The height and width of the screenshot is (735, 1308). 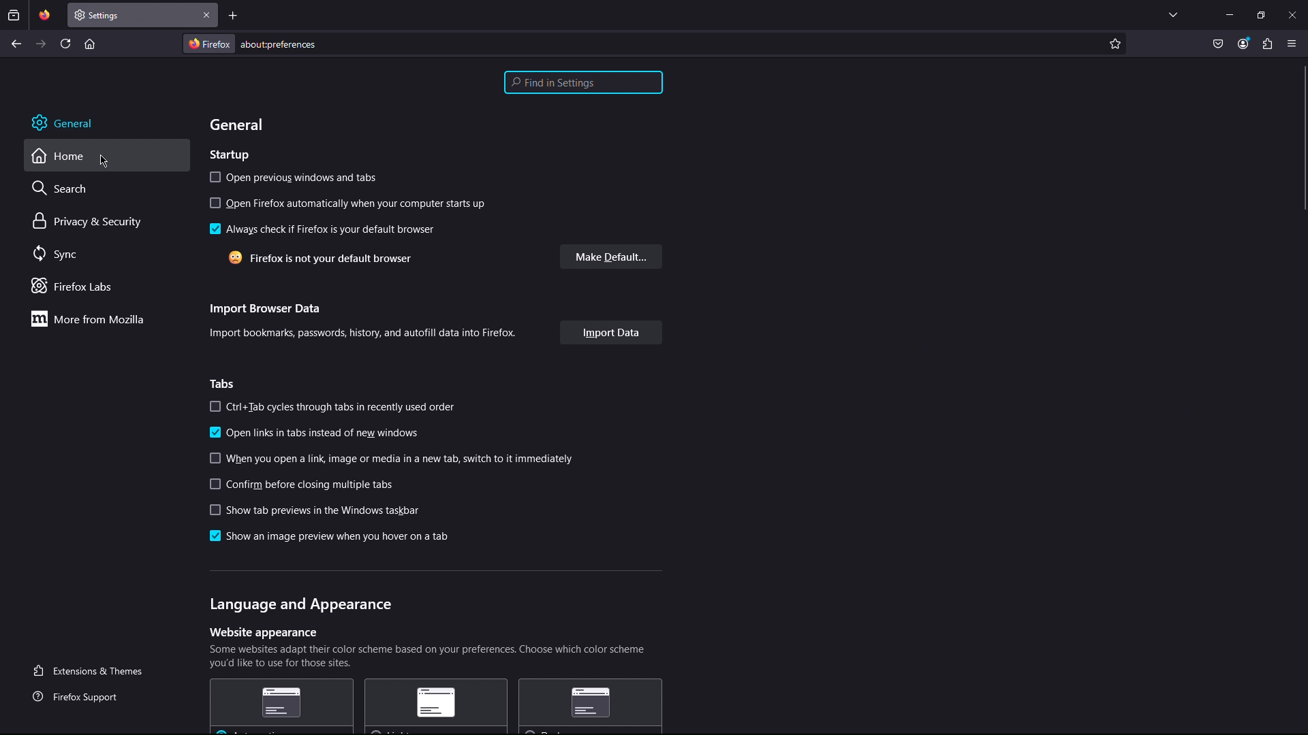 I want to click on Open links in tabs instead of new windows, so click(x=314, y=433).